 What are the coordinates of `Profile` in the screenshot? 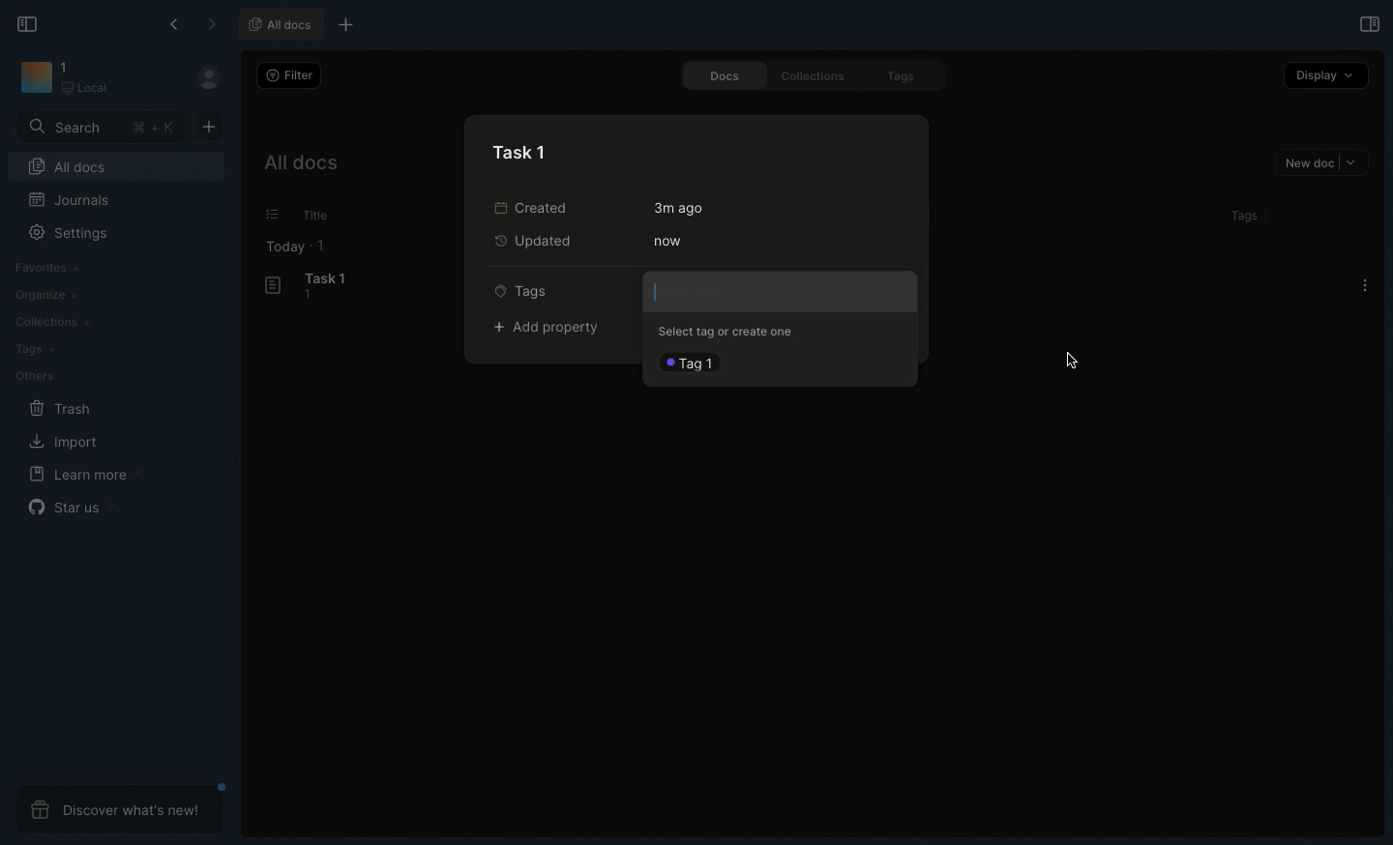 It's located at (207, 76).